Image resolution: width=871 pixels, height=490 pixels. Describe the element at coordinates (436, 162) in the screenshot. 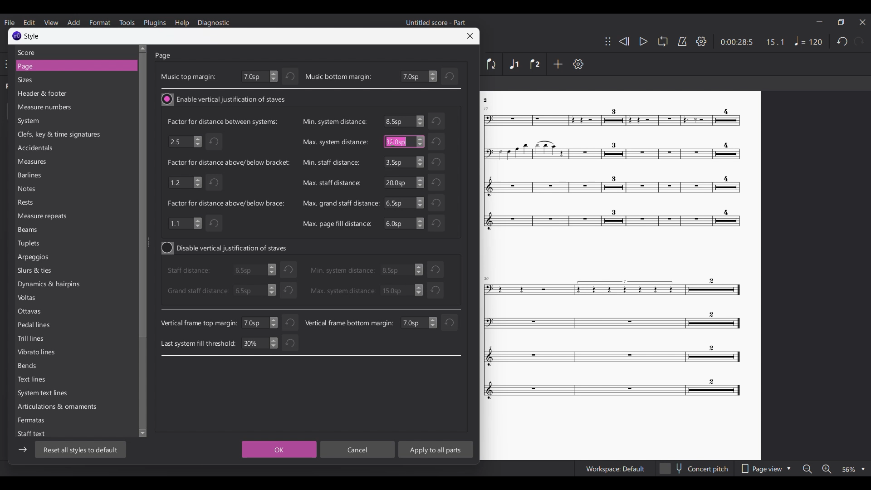

I see `Undo` at that location.